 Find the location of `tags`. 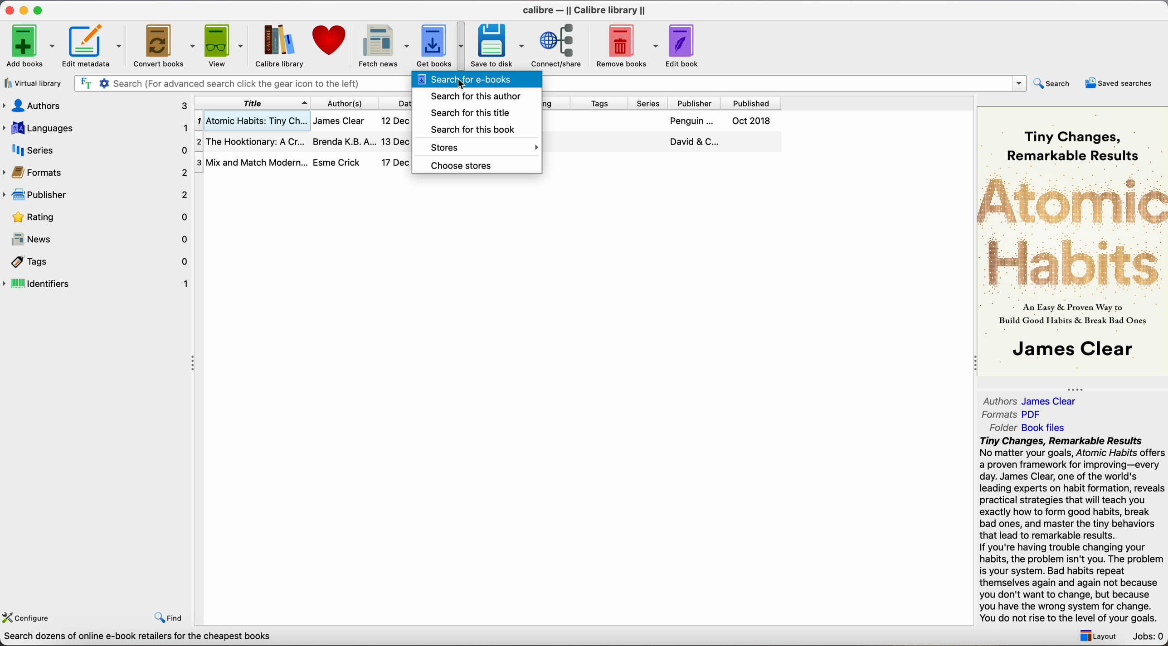

tags is located at coordinates (601, 104).